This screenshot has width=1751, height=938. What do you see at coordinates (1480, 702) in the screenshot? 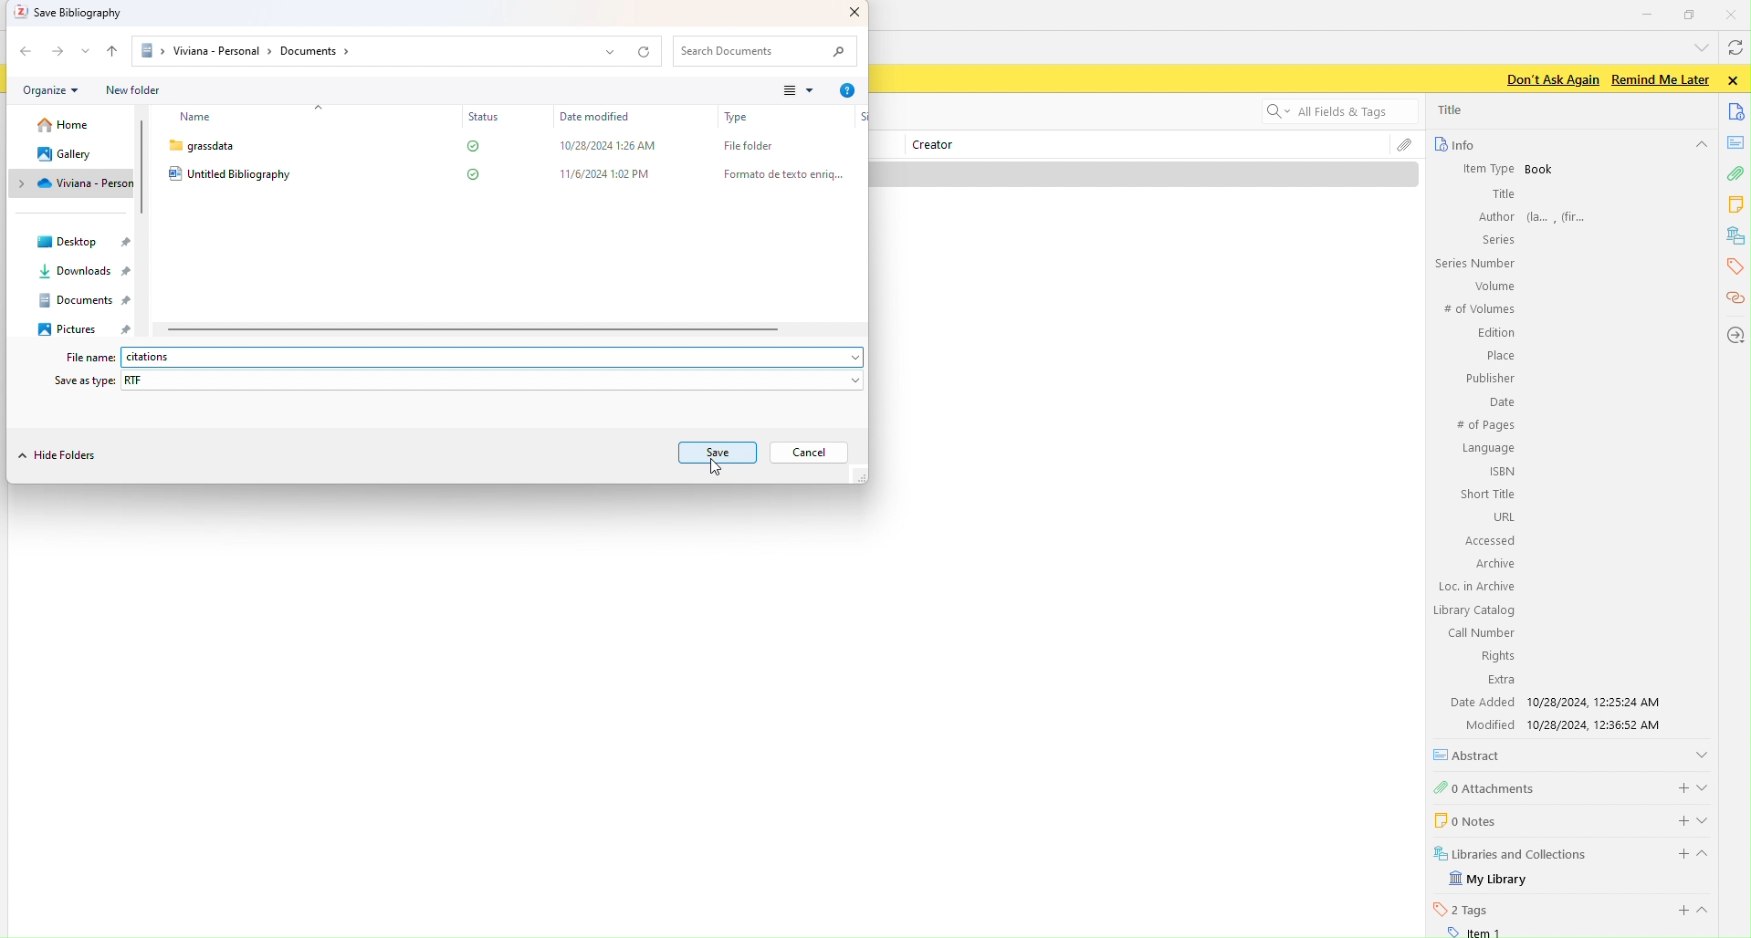
I see `Date Added` at bounding box center [1480, 702].